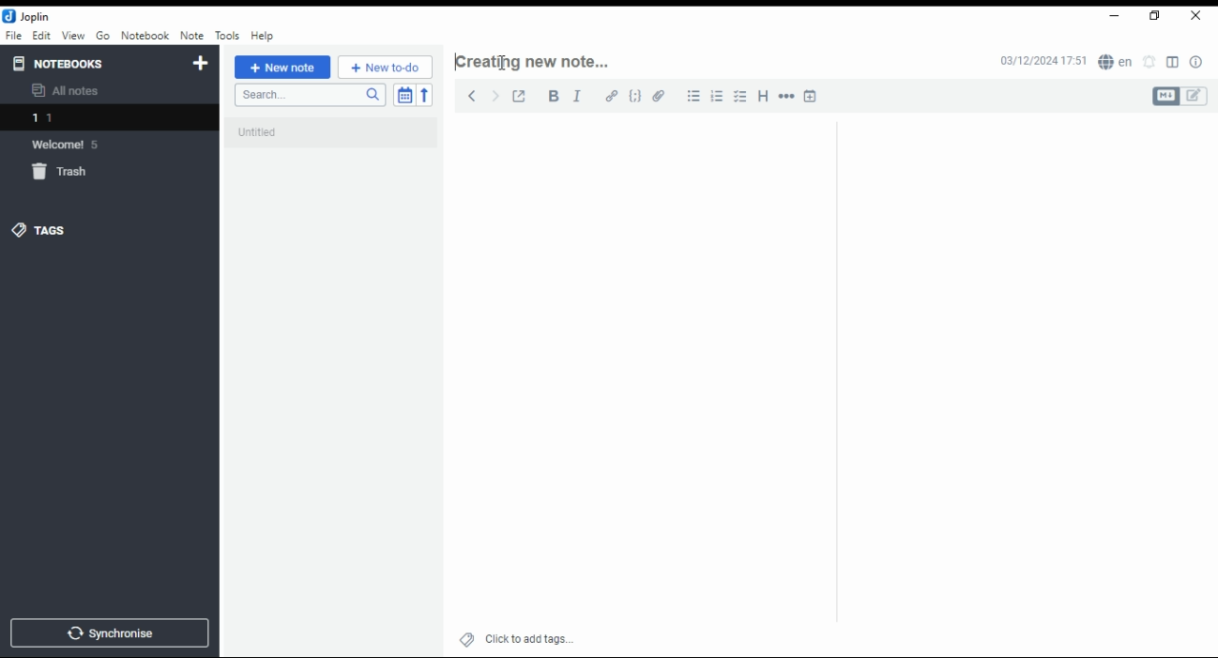 The height and width of the screenshot is (658, 1218). Describe the element at coordinates (42, 35) in the screenshot. I see `edit` at that location.